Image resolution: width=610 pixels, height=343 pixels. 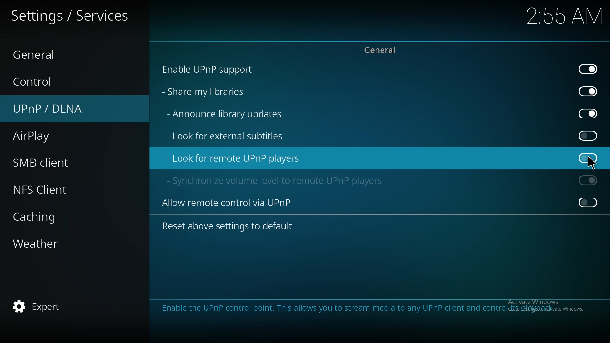 I want to click on off (Greyed out), so click(x=588, y=136).